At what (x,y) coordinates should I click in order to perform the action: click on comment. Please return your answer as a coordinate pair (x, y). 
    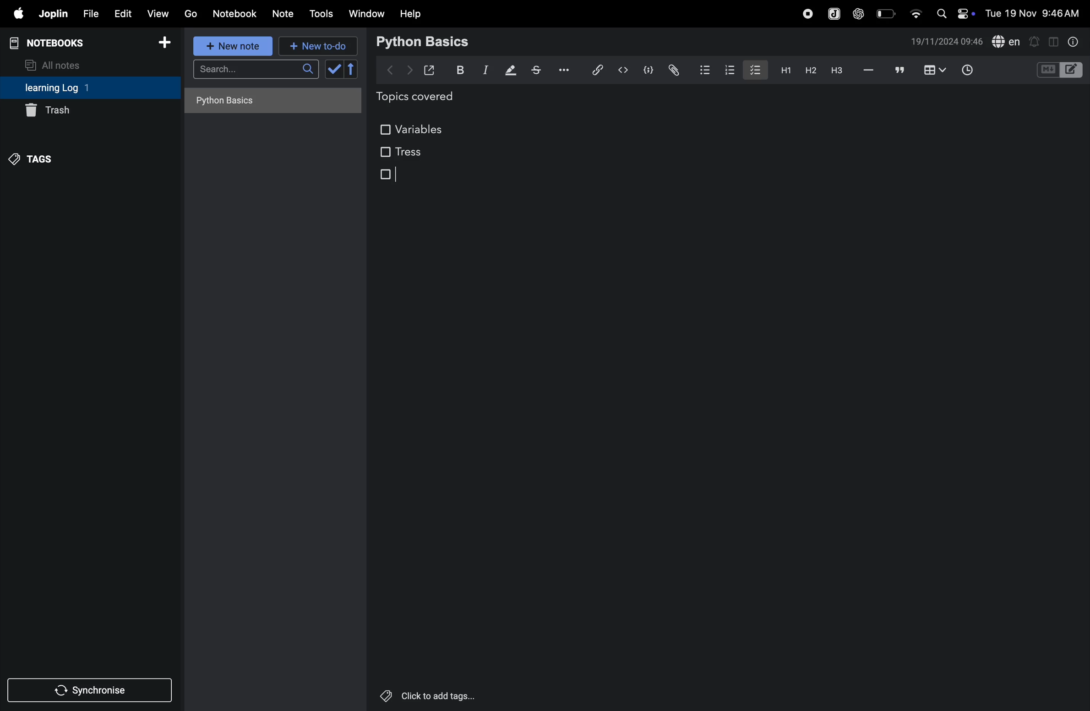
    Looking at the image, I should click on (900, 71).